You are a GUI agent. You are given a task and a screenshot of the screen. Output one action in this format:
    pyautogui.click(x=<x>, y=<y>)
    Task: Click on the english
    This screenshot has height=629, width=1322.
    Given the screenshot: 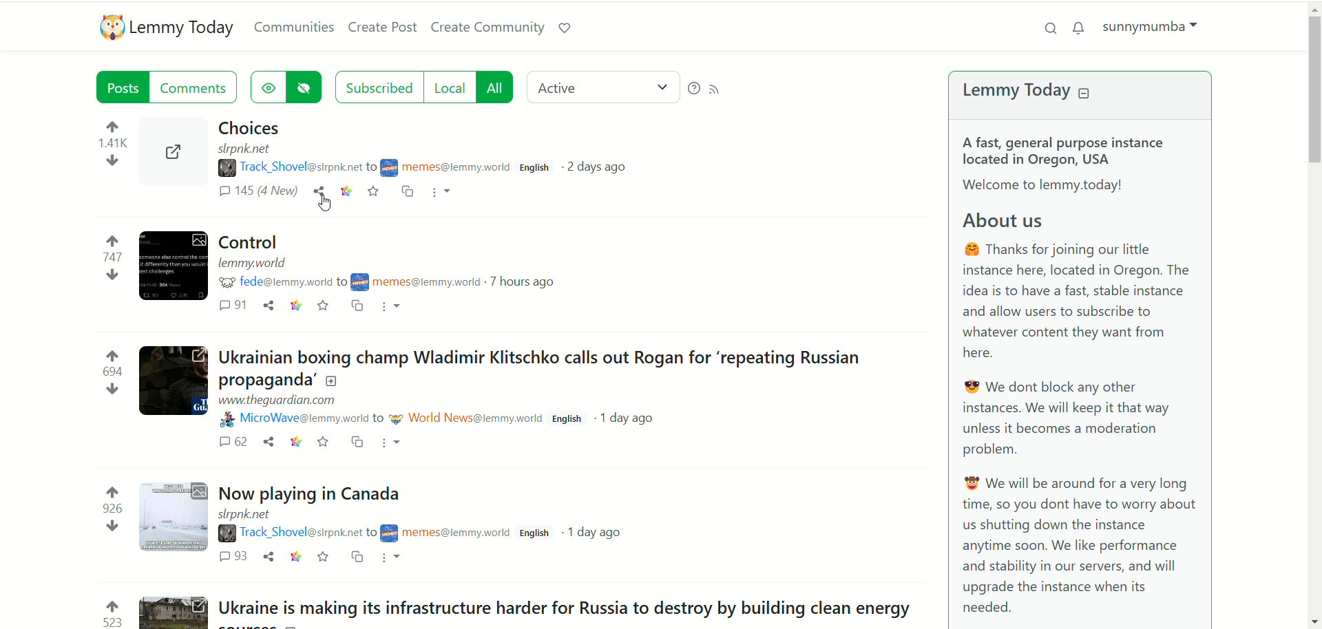 What is the action you would take?
    pyautogui.click(x=534, y=166)
    